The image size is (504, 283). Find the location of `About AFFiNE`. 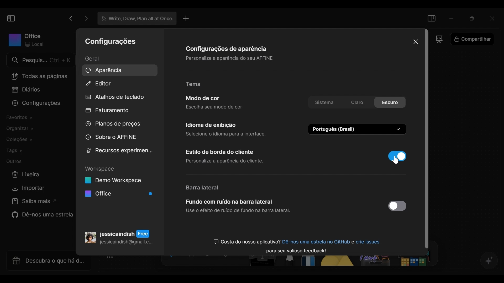

About AFFiNE is located at coordinates (111, 137).